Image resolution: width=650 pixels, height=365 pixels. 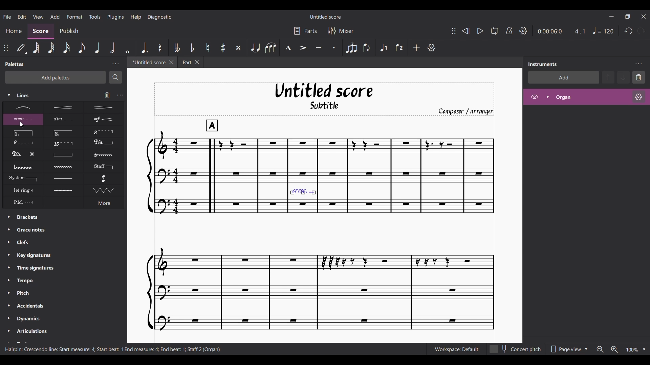 I want to click on Staccato, so click(x=334, y=48).